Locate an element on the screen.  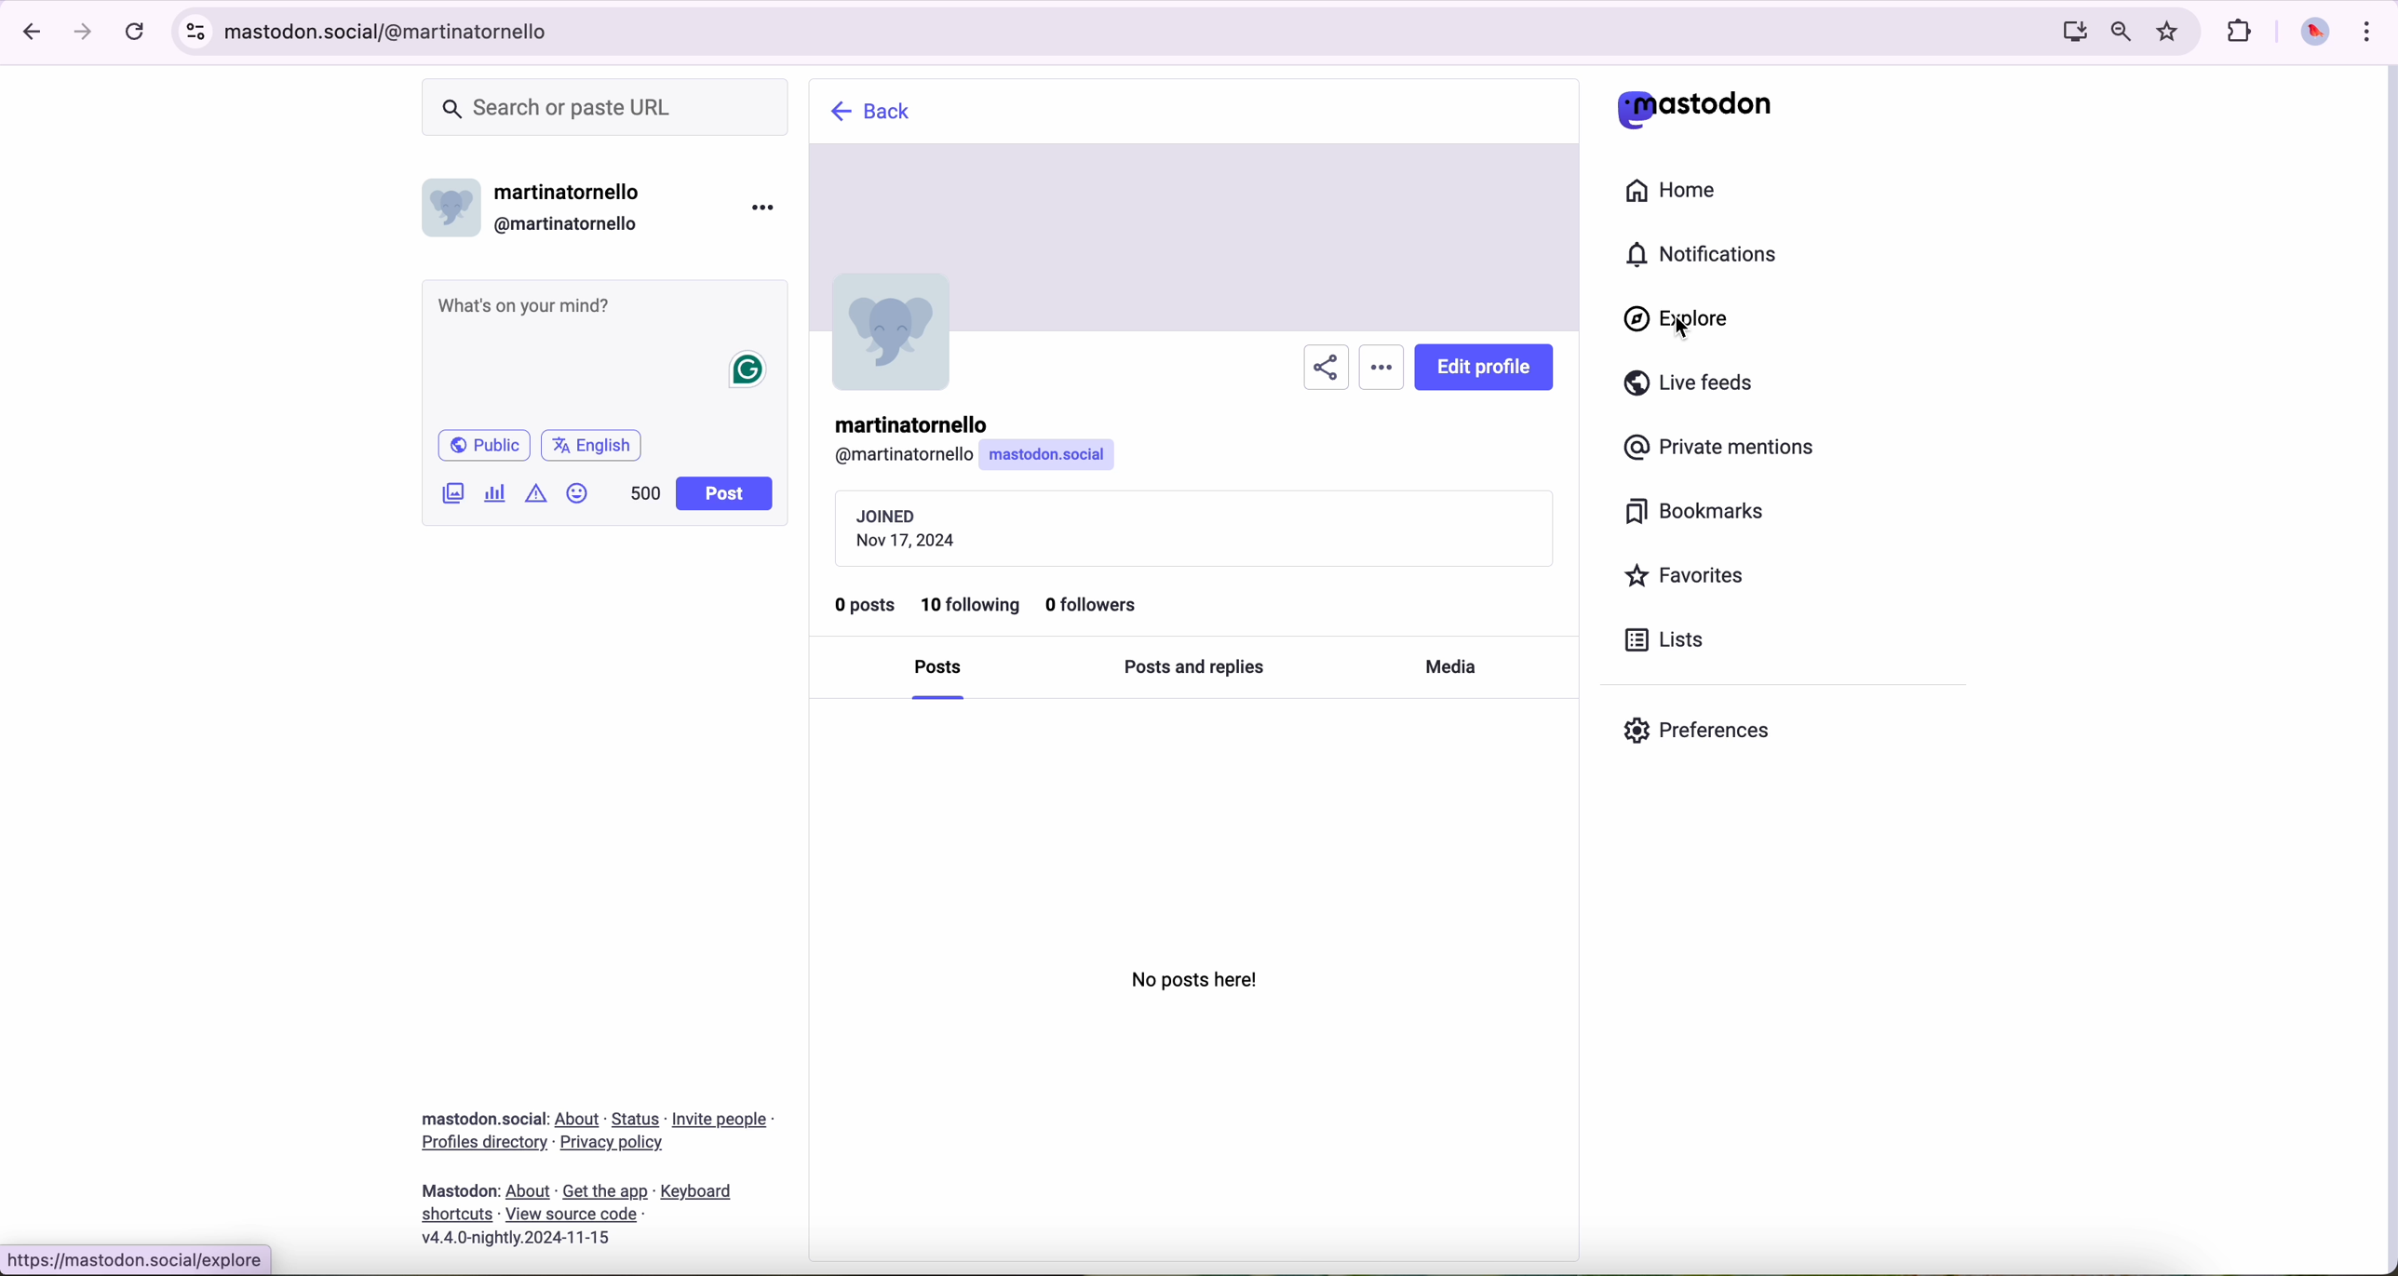
cursor is located at coordinates (1685, 334).